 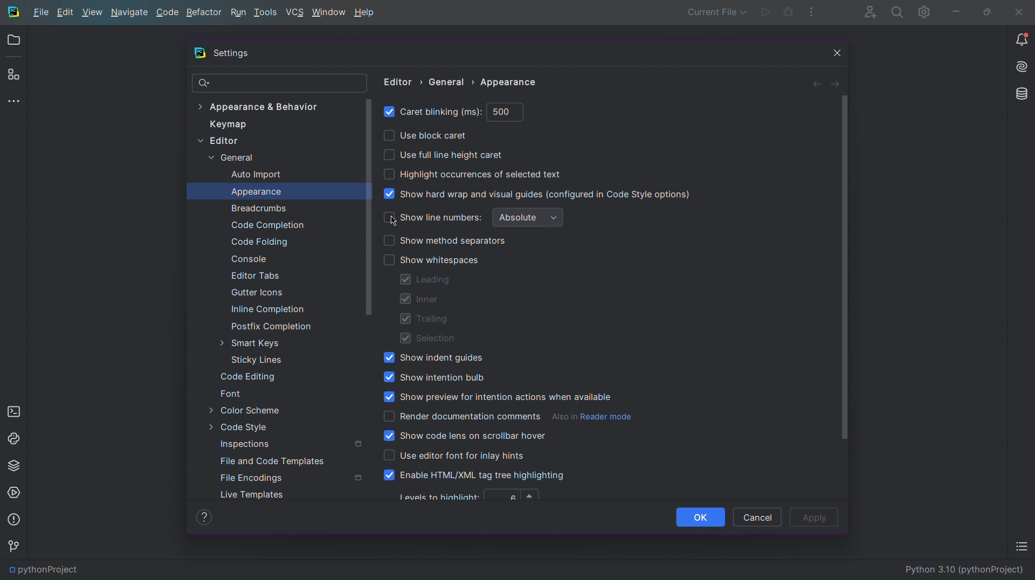 What do you see at coordinates (955, 11) in the screenshot?
I see `Minimize` at bounding box center [955, 11].